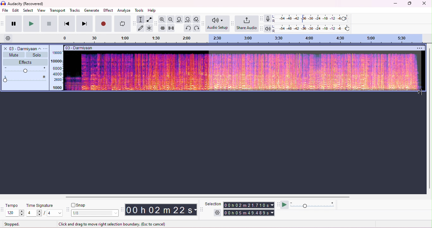 Image resolution: width=432 pixels, height=228 pixels. What do you see at coordinates (248, 205) in the screenshot?
I see `total time` at bounding box center [248, 205].